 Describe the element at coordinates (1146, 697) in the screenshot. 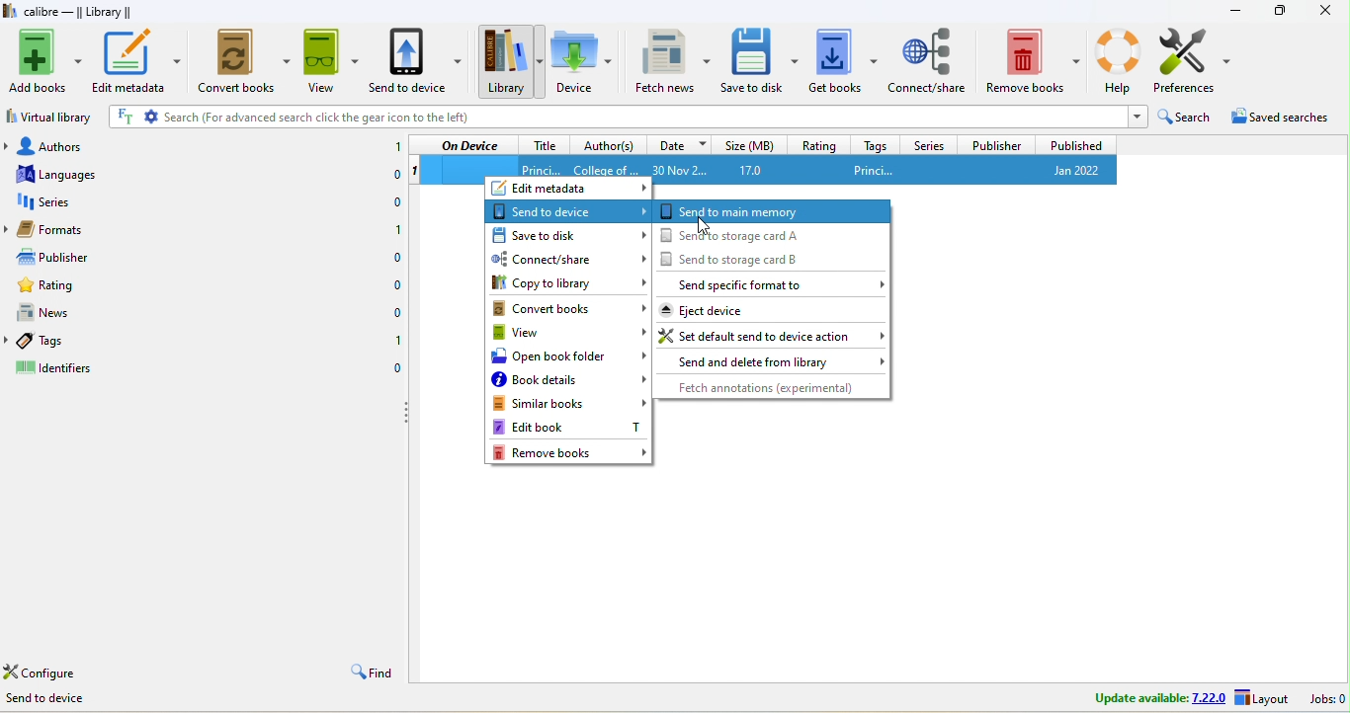

I see `update avalable 7.22.0` at that location.